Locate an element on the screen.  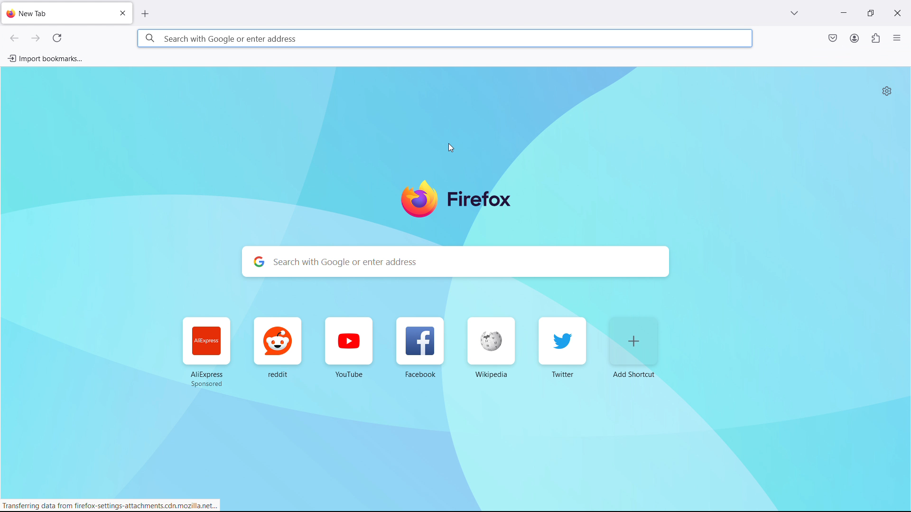
firefox logo is located at coordinates (456, 201).